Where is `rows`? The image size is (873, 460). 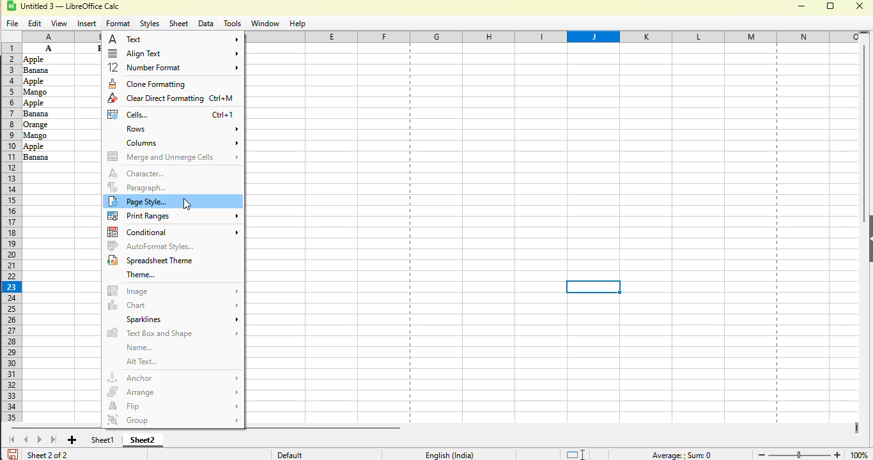
rows is located at coordinates (181, 130).